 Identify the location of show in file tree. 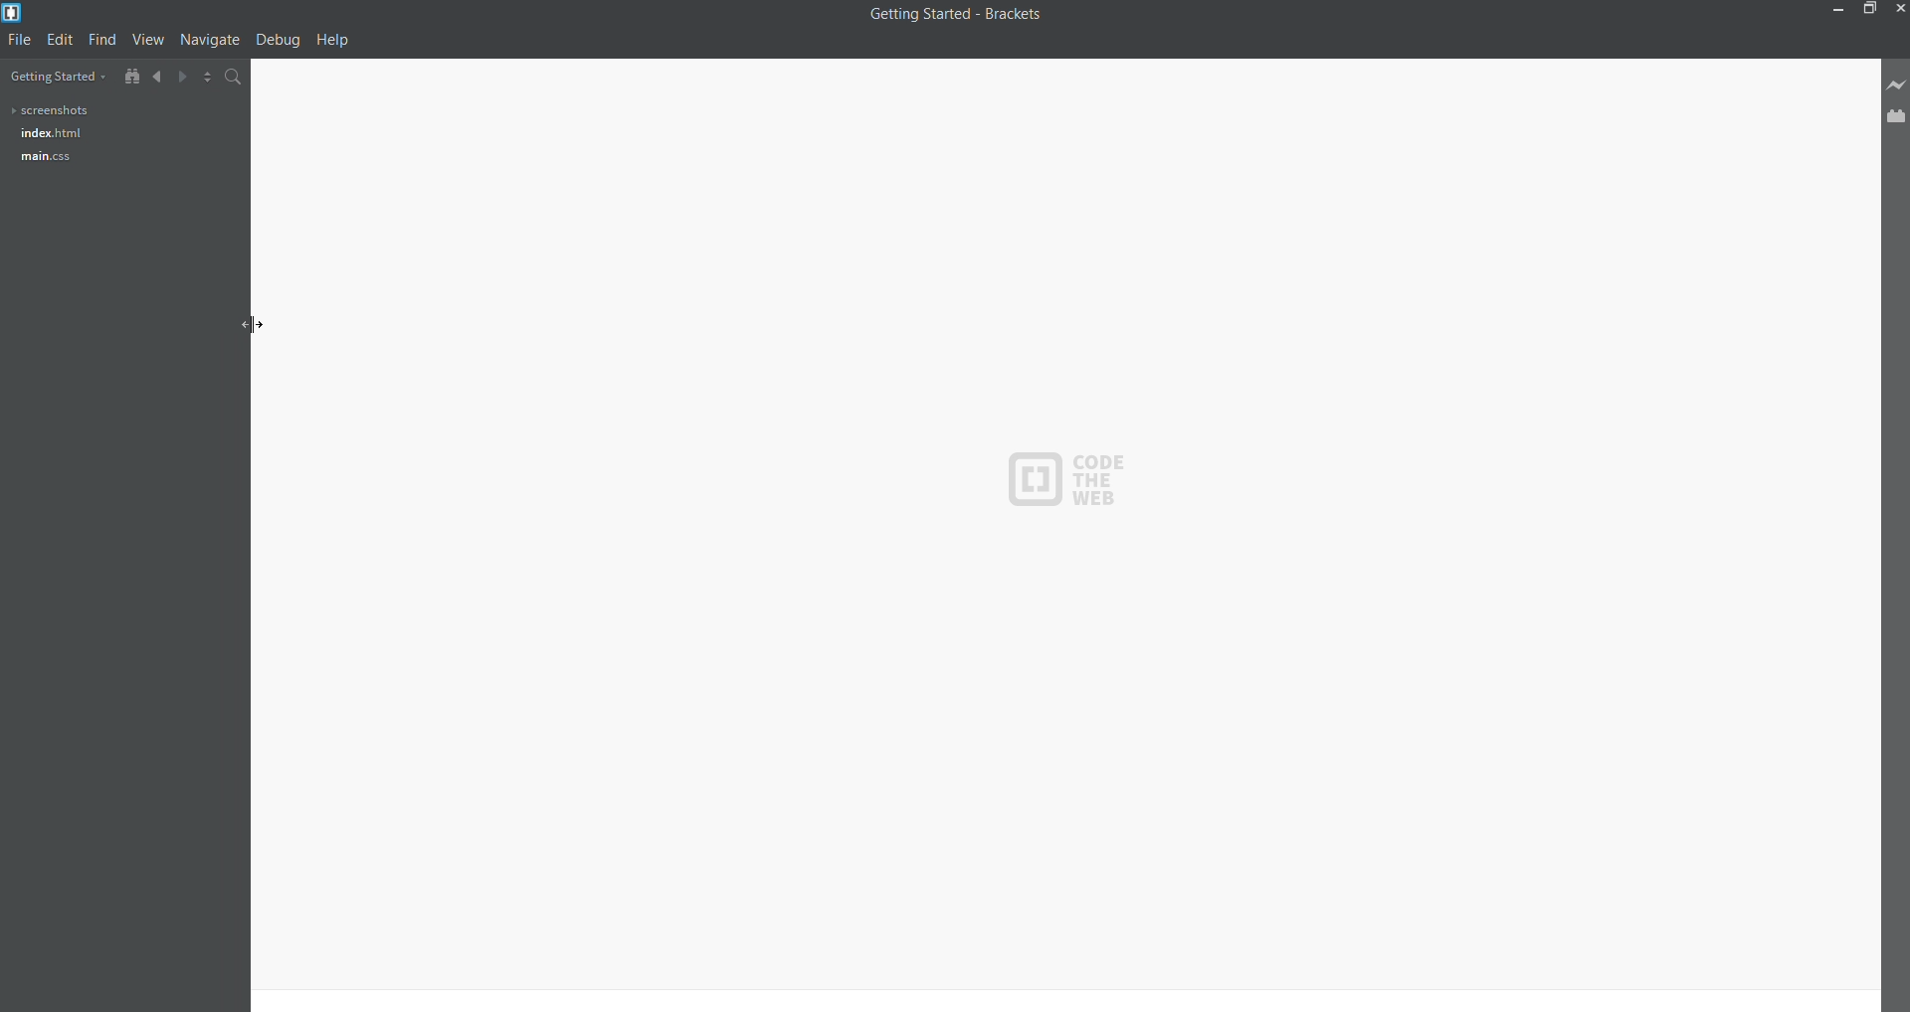
(125, 74).